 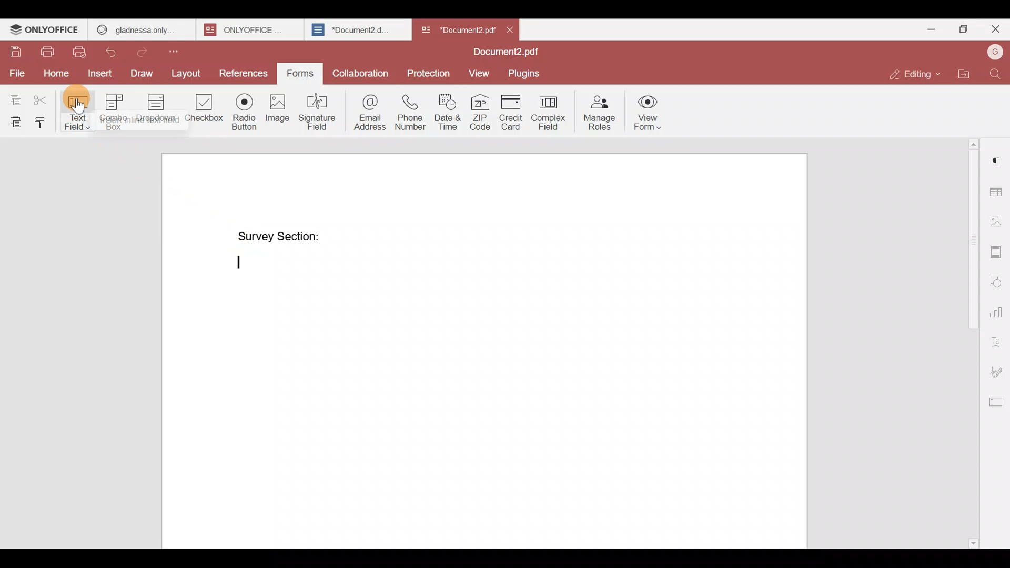 What do you see at coordinates (456, 29) in the screenshot?
I see `*Document2 pd` at bounding box center [456, 29].